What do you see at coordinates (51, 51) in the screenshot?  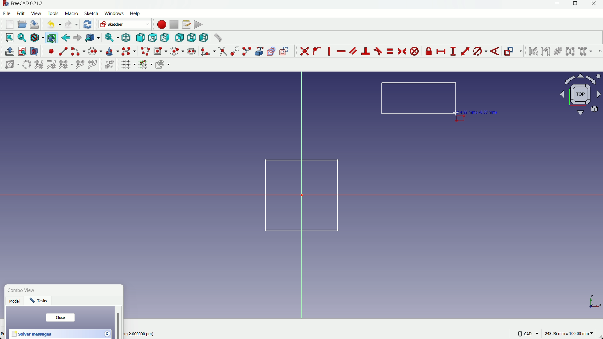 I see `create point` at bounding box center [51, 51].